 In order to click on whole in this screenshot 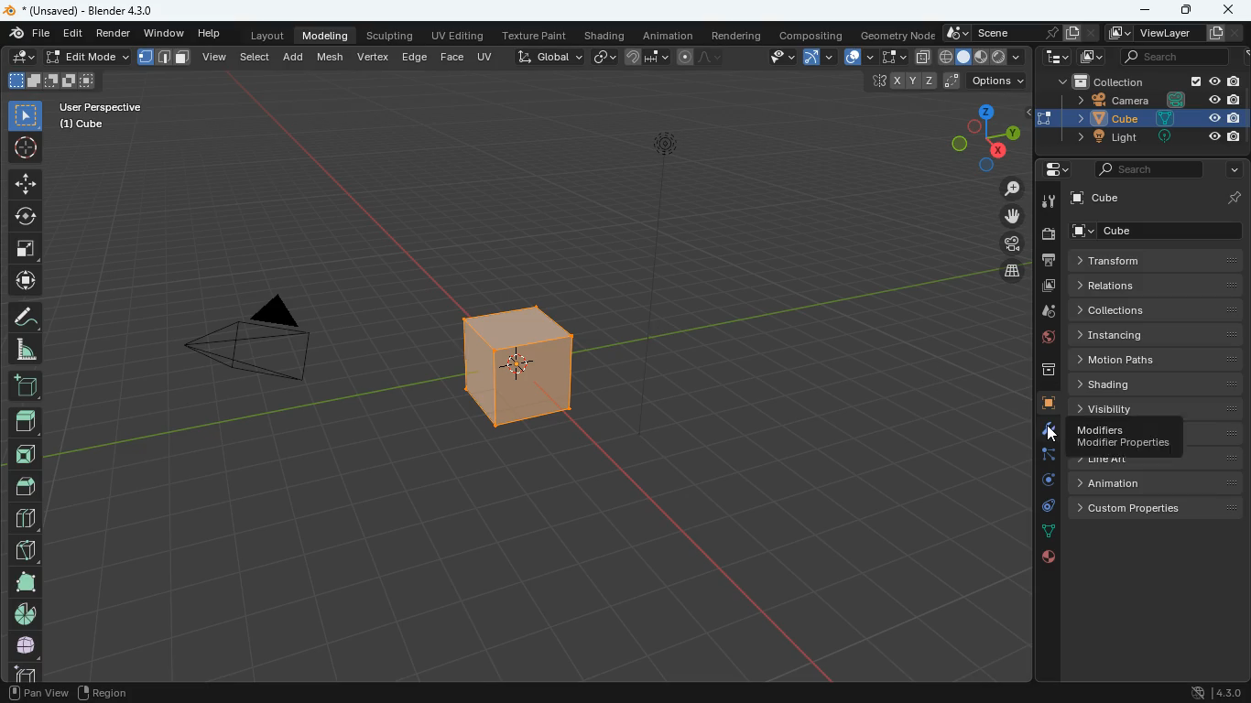, I will do `click(26, 648)`.